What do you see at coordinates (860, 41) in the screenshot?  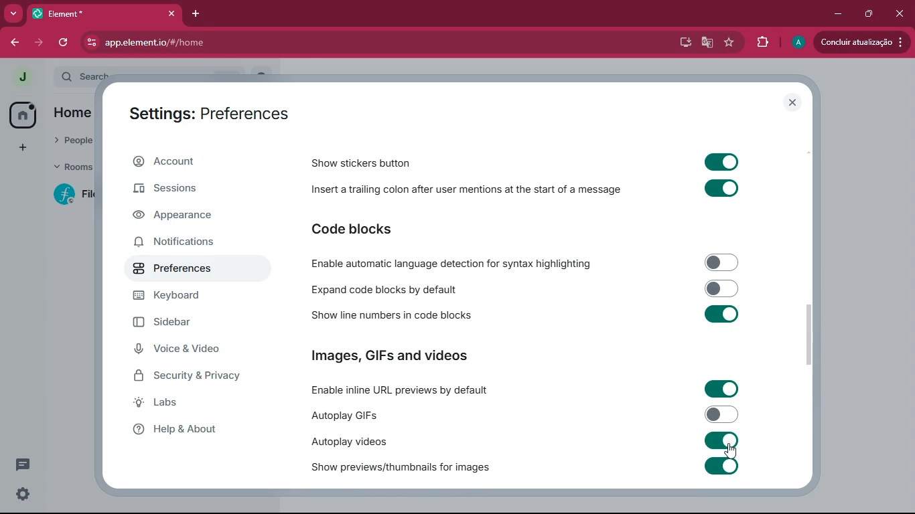 I see `update` at bounding box center [860, 41].